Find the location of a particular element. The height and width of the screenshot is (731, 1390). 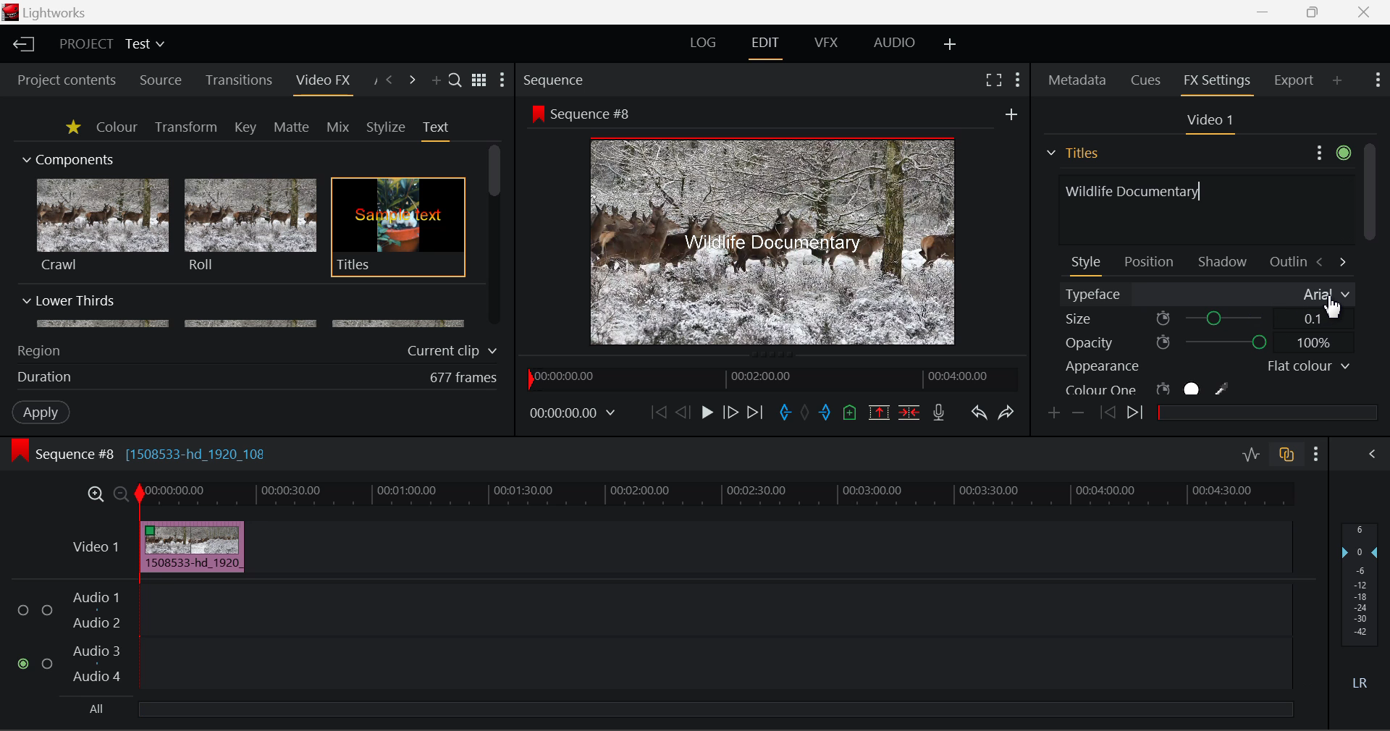

Delete/Cut is located at coordinates (911, 412).